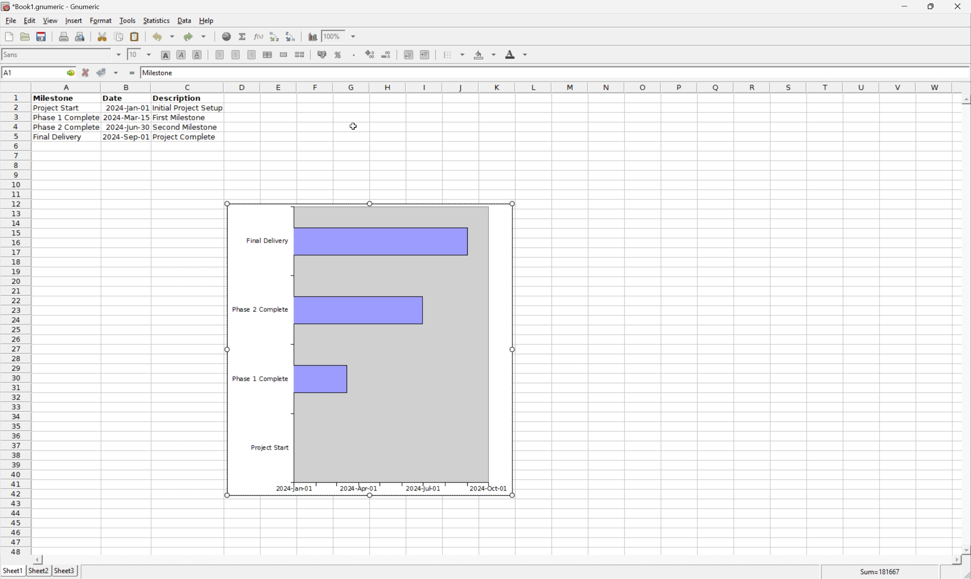 This screenshot has height=579, width=971. Describe the element at coordinates (64, 573) in the screenshot. I see `sheet3` at that location.